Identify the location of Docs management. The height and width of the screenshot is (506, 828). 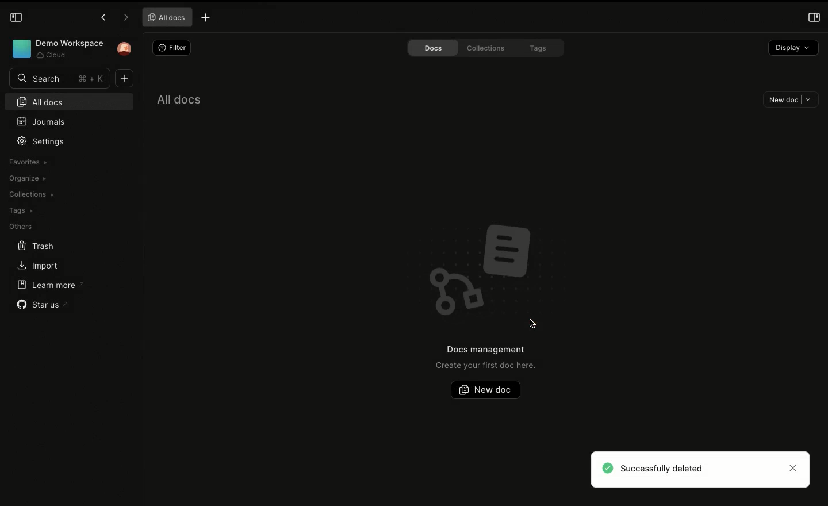
(485, 350).